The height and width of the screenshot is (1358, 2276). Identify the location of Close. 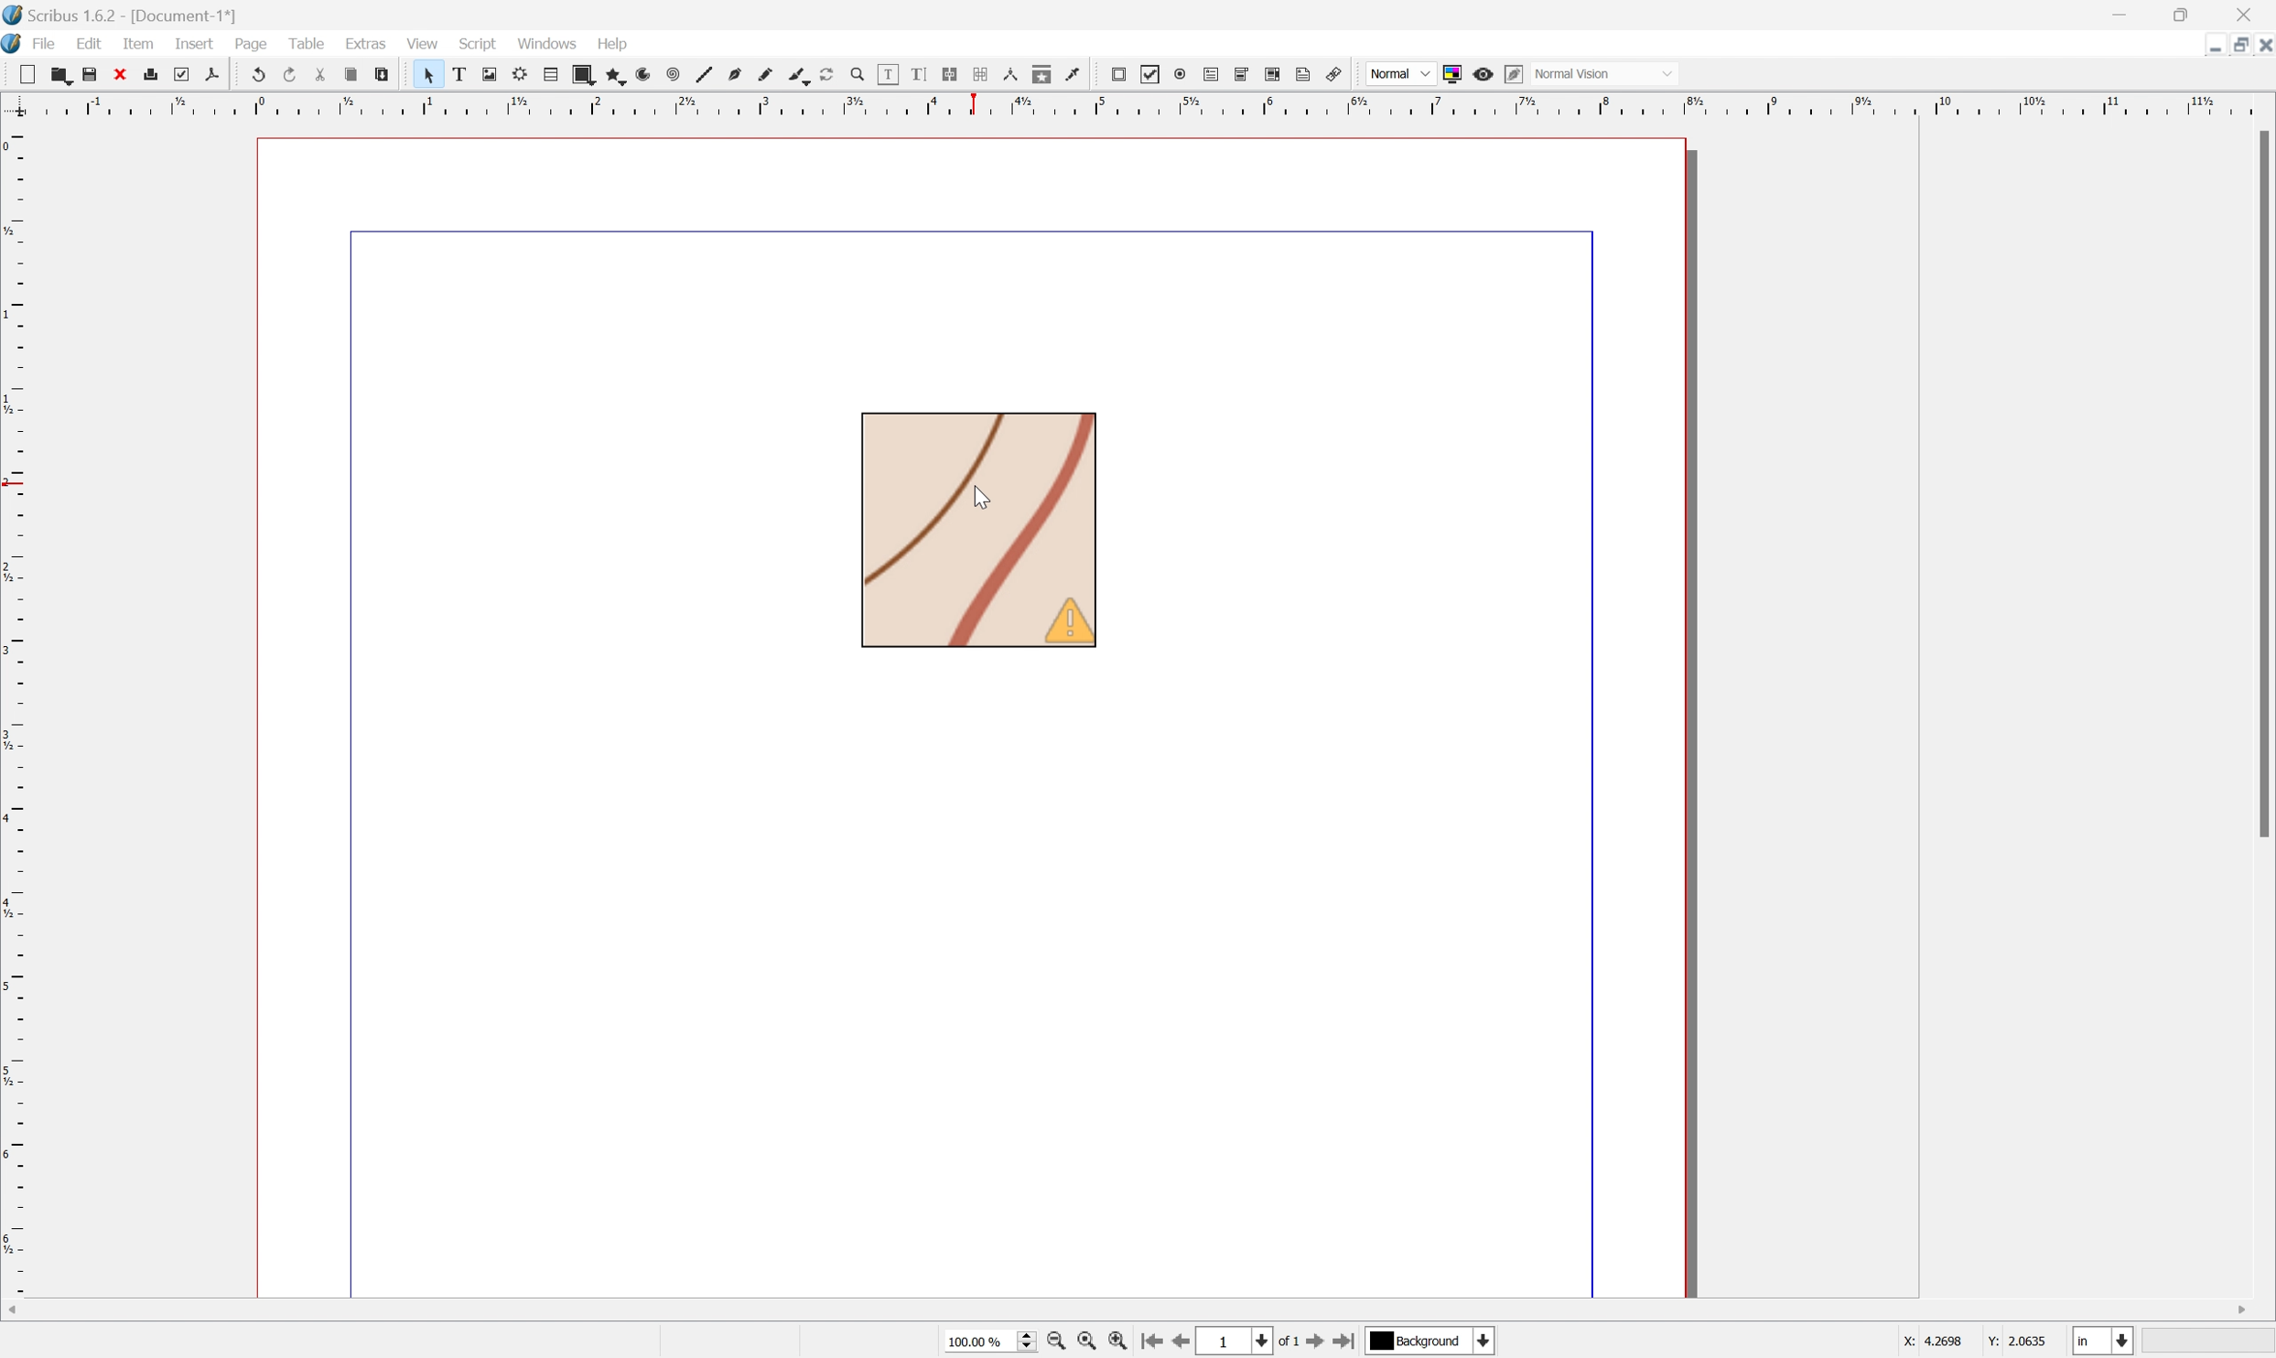
(2250, 16).